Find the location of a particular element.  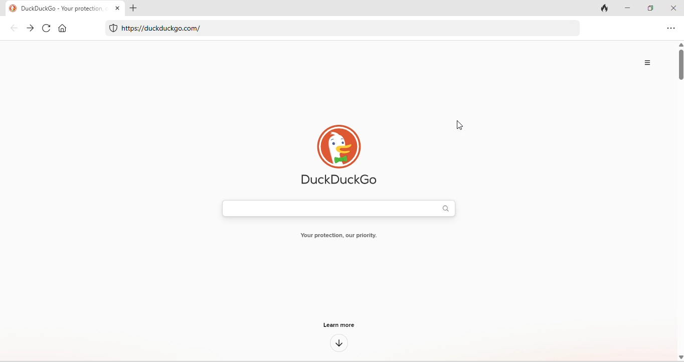

cursor is located at coordinates (458, 125).